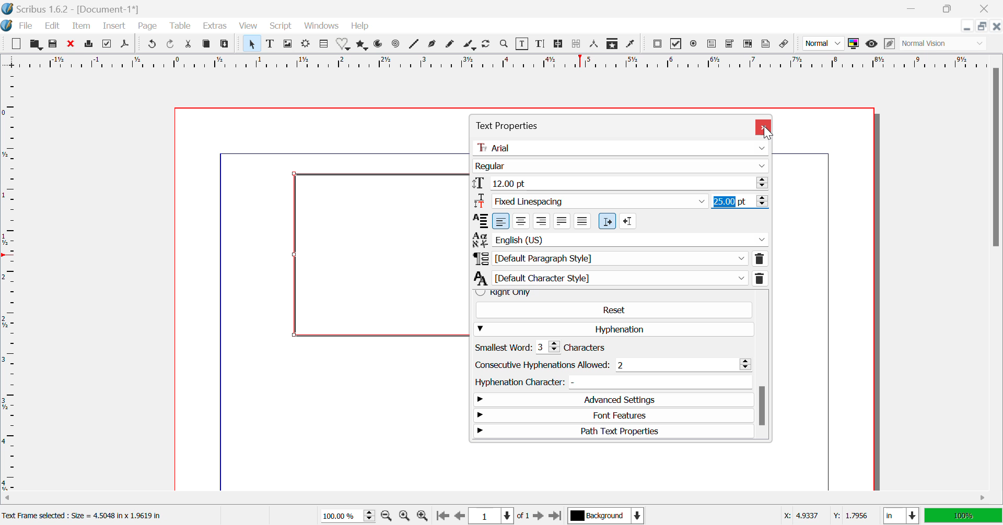 The image size is (1003, 525). What do you see at coordinates (360, 27) in the screenshot?
I see `Help` at bounding box center [360, 27].